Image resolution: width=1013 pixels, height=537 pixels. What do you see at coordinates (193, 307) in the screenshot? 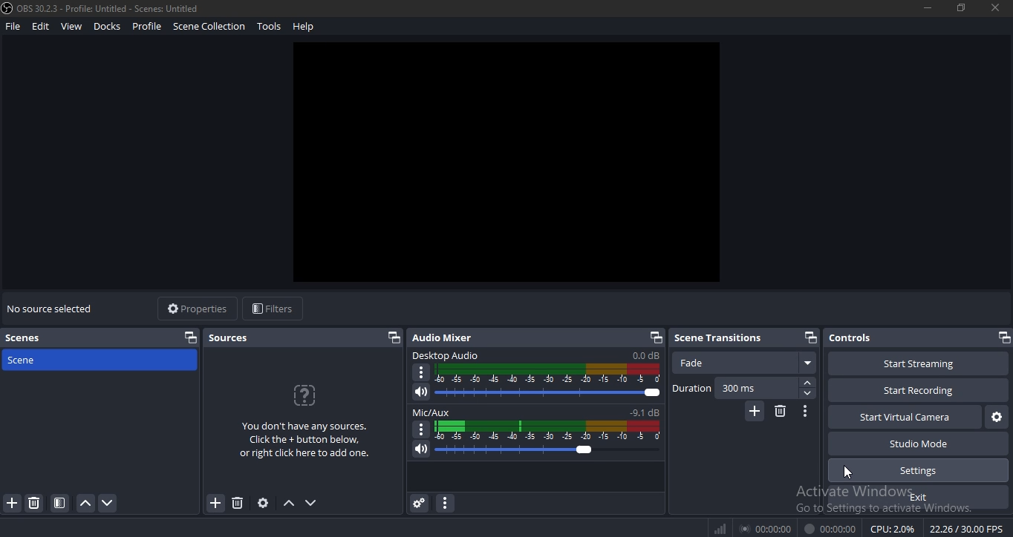
I see `properties` at bounding box center [193, 307].